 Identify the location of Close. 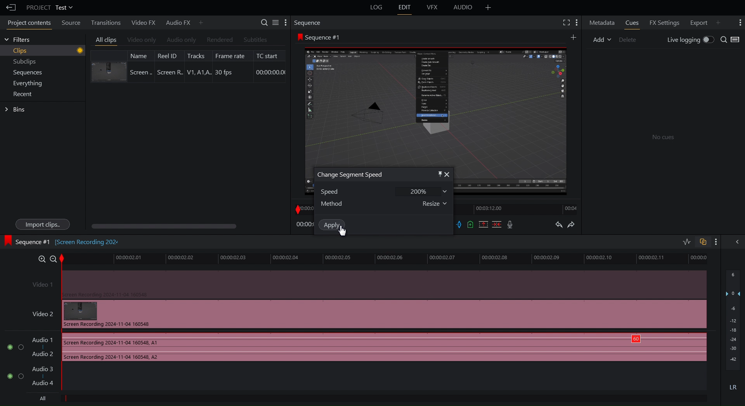
(448, 174).